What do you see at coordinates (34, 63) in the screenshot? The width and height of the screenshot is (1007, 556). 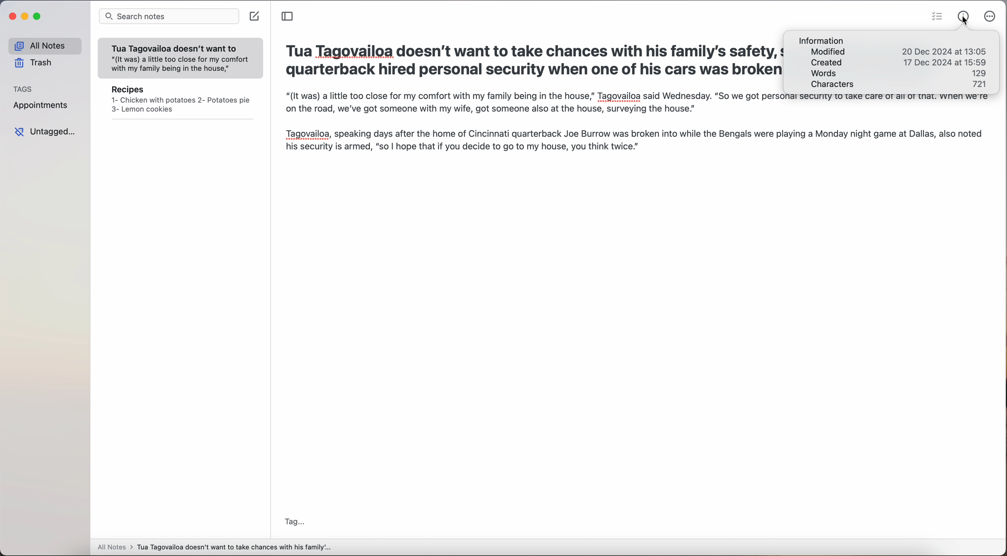 I see `trash` at bounding box center [34, 63].